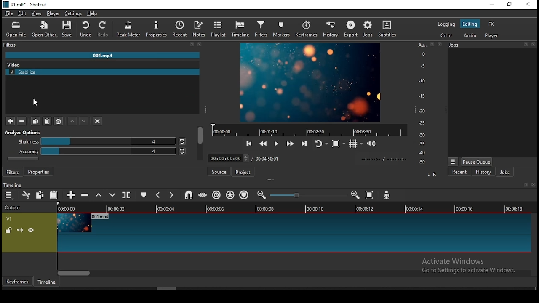  Describe the element at coordinates (491, 35) in the screenshot. I see `player` at that location.